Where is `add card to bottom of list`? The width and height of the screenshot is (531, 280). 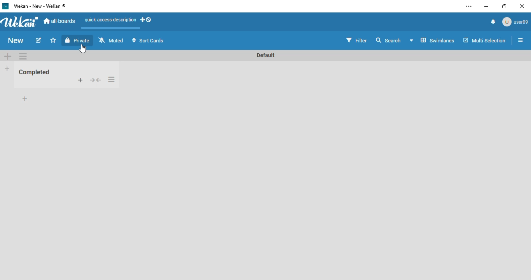 add card to bottom of list is located at coordinates (25, 100).